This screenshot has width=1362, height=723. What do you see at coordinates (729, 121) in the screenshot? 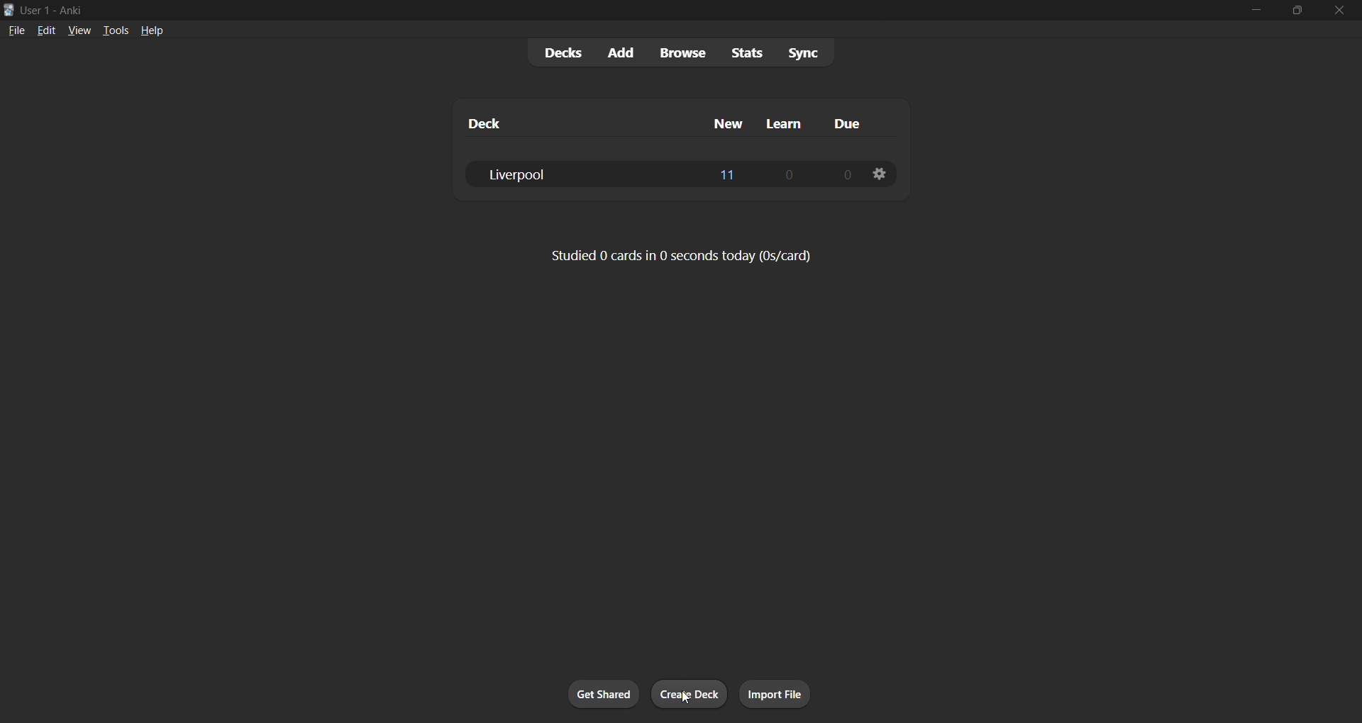
I see `new column` at bounding box center [729, 121].